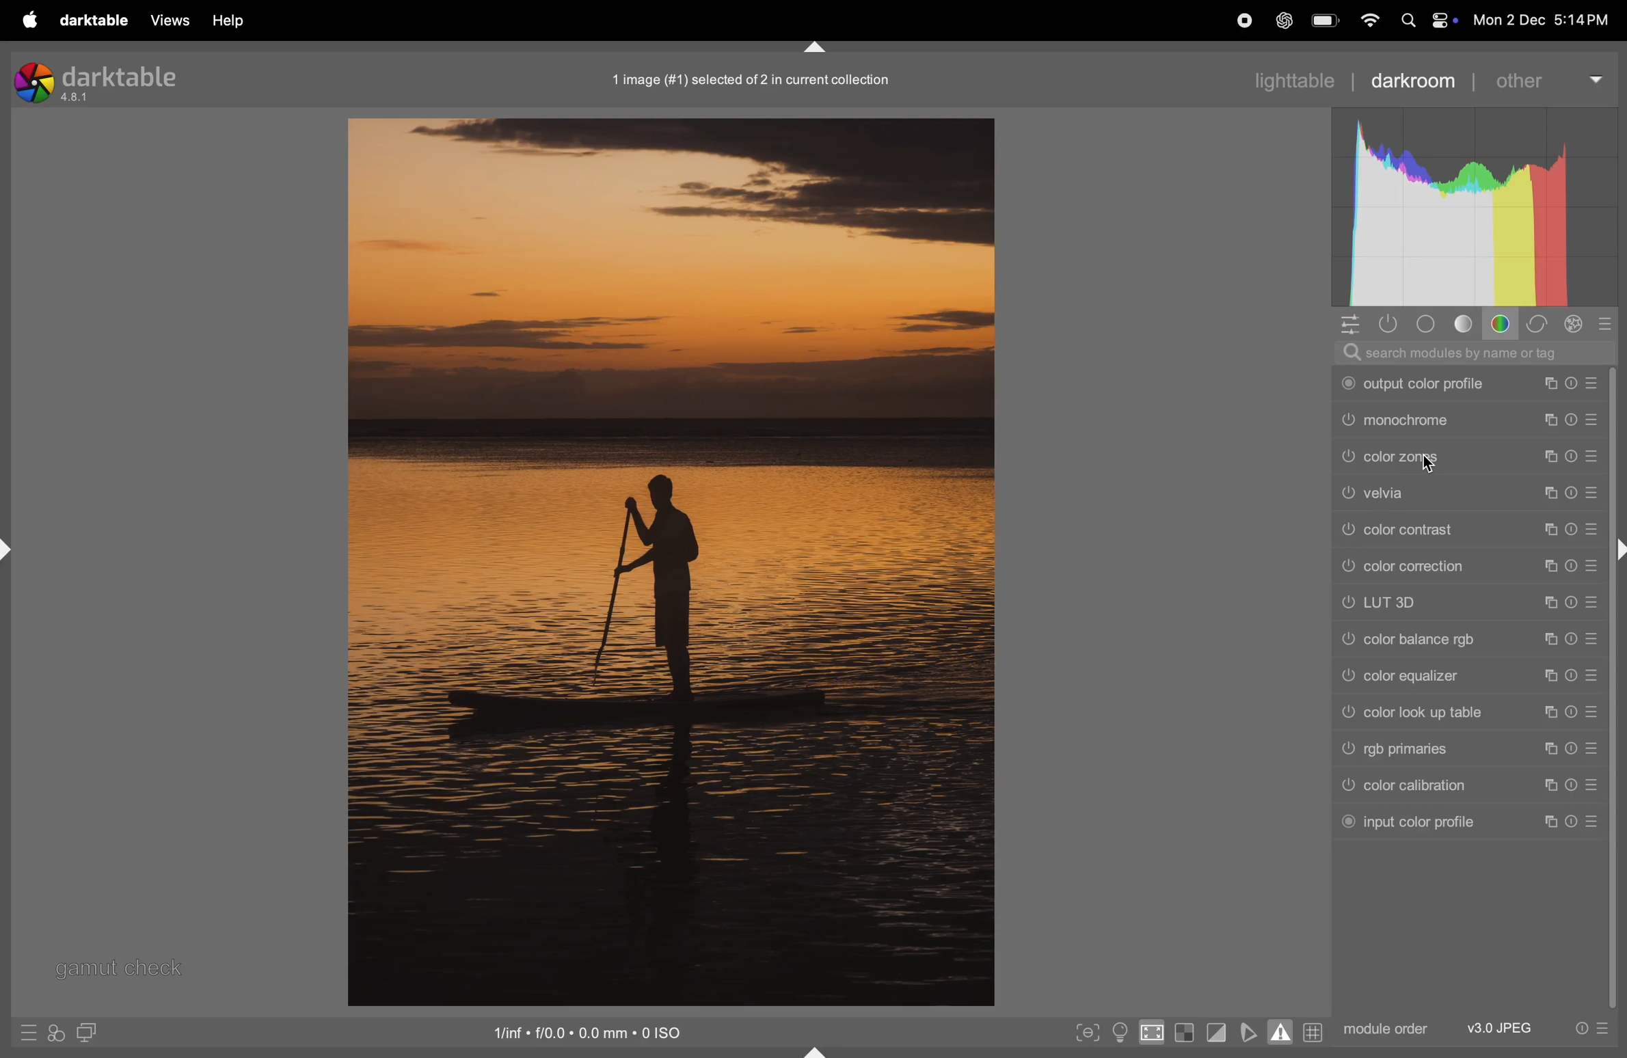  Describe the element at coordinates (1466, 323) in the screenshot. I see `tone` at that location.